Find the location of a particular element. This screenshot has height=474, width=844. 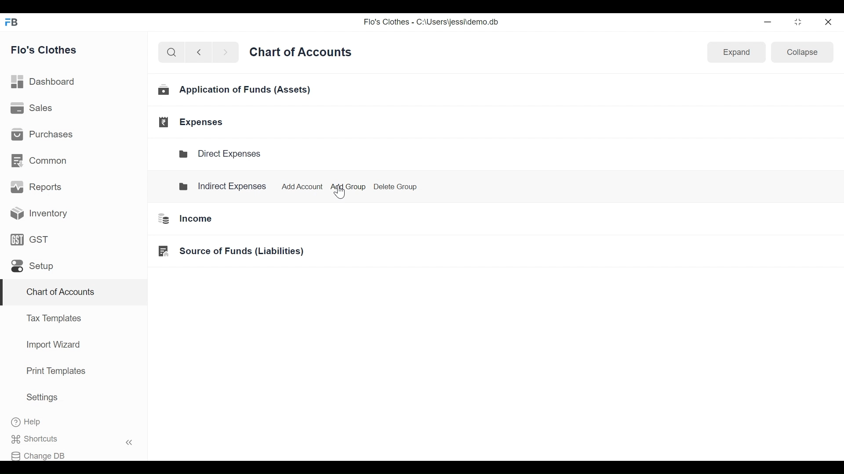

close is located at coordinates (829, 21).